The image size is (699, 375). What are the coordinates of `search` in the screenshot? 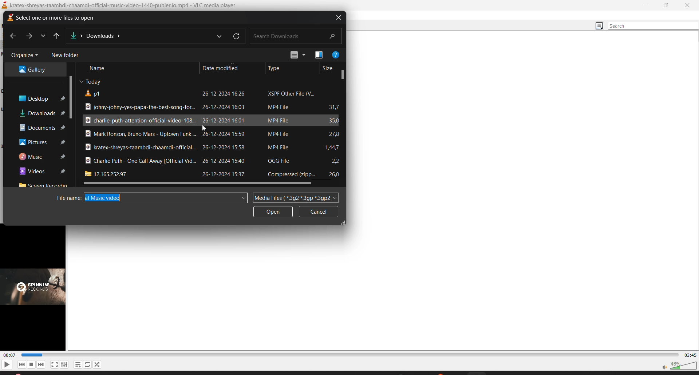 It's located at (296, 36).